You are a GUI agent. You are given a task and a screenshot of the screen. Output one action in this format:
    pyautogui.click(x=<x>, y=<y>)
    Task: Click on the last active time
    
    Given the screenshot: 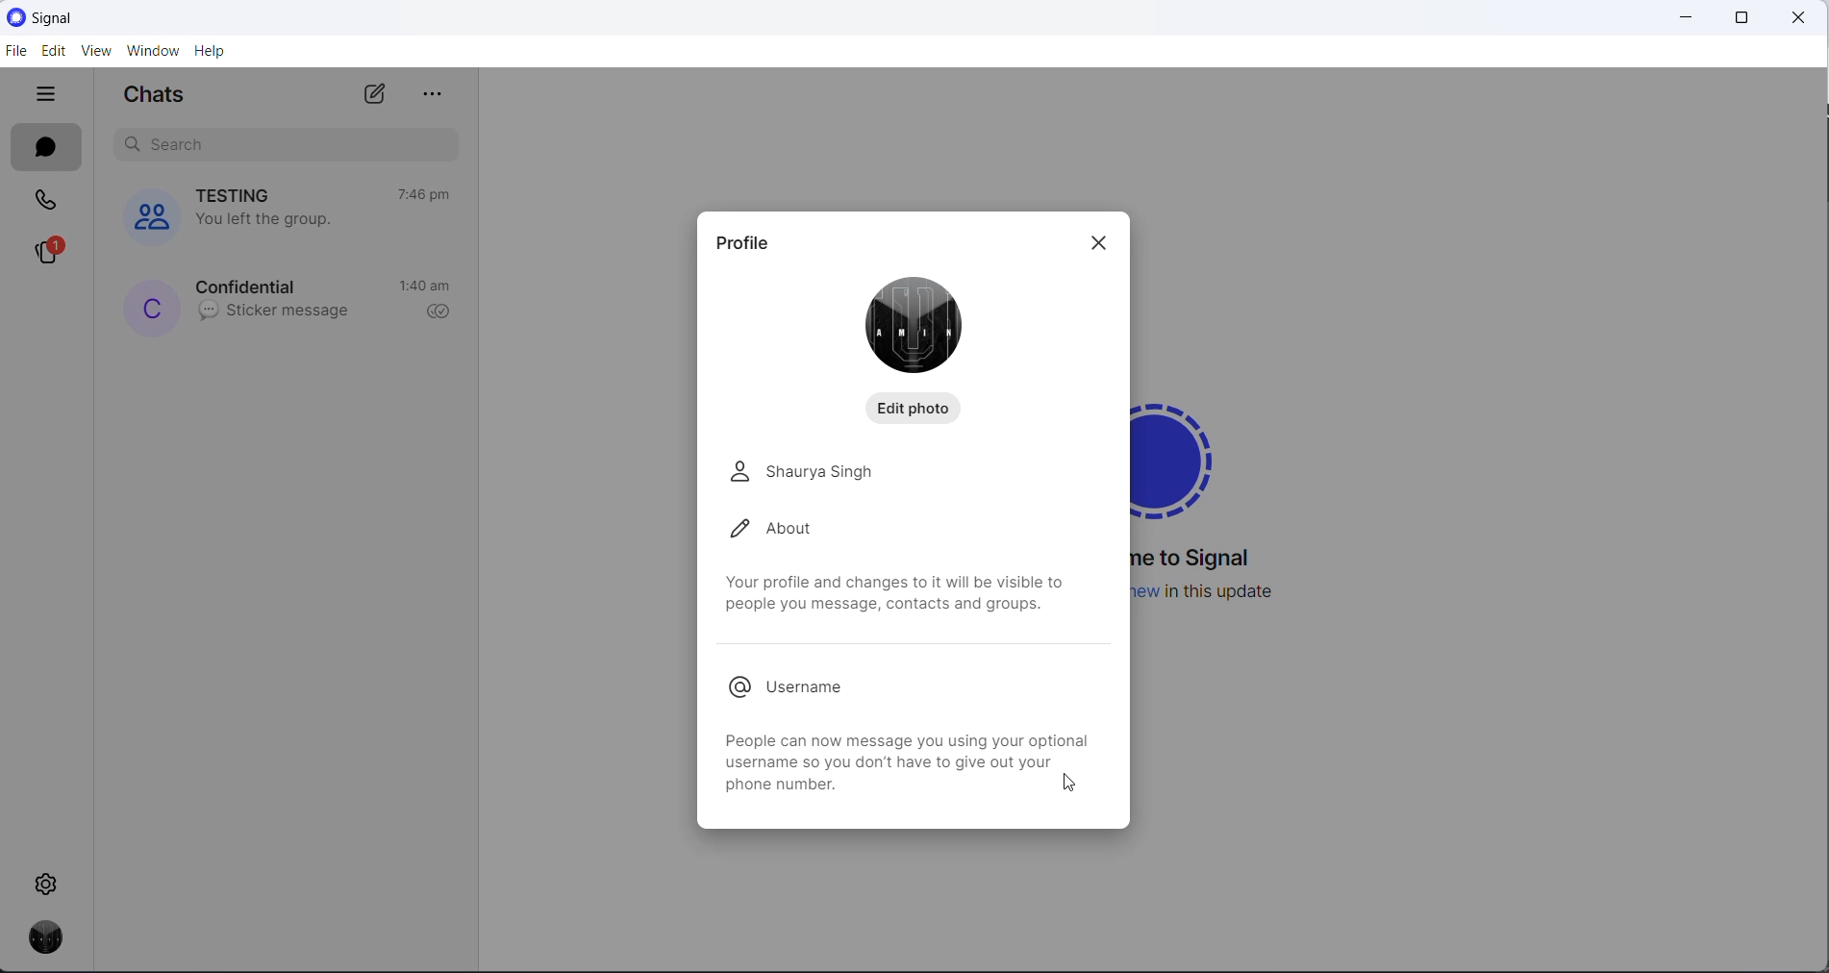 What is the action you would take?
    pyautogui.click(x=427, y=287)
    